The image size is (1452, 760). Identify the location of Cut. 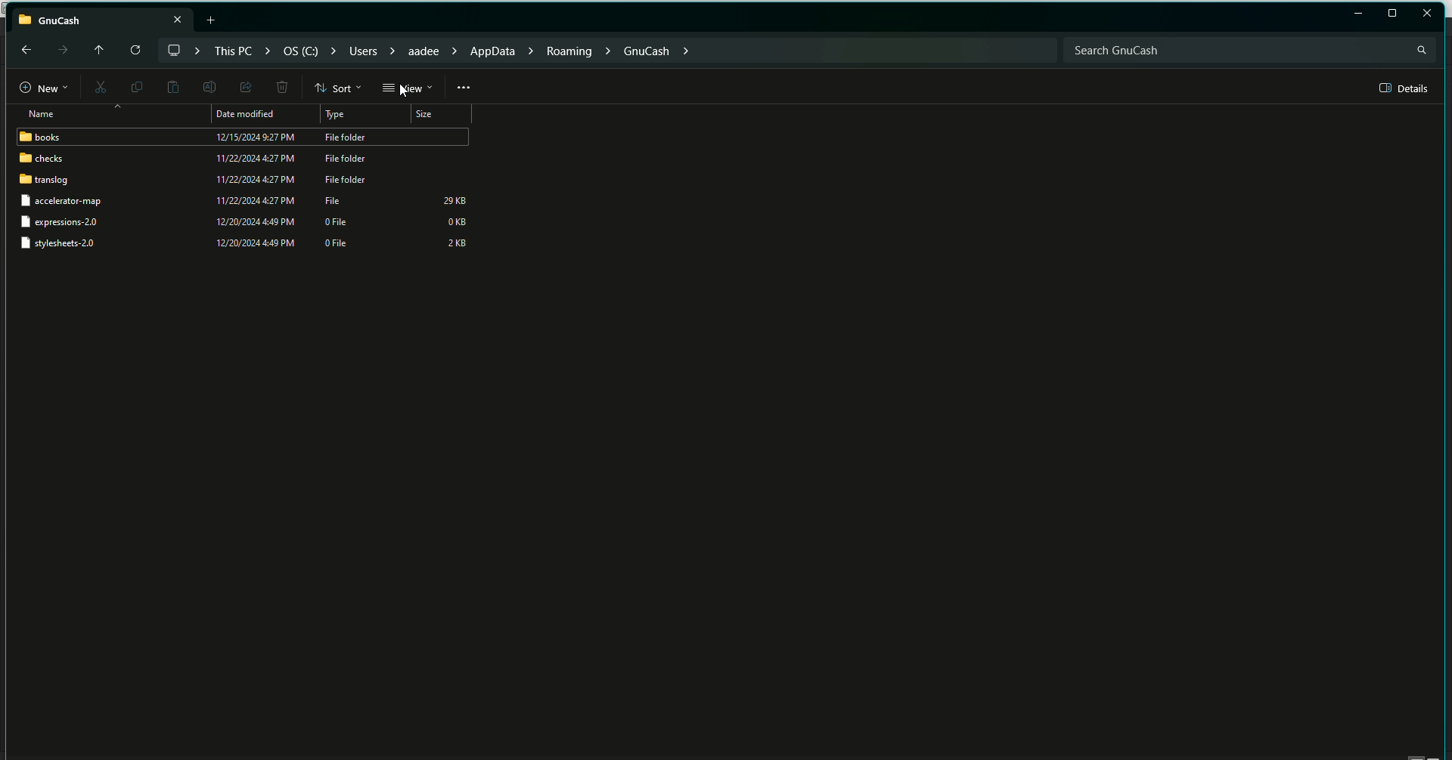
(98, 88).